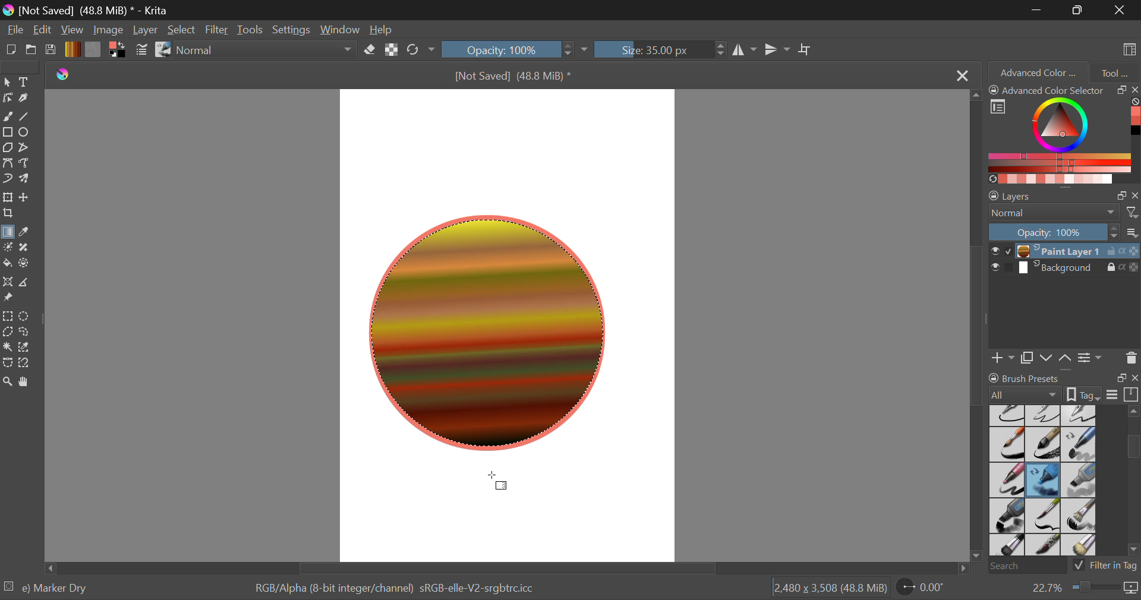 This screenshot has height=600, width=1141. What do you see at coordinates (49, 586) in the screenshot?
I see `Selected Brush Preset` at bounding box center [49, 586].